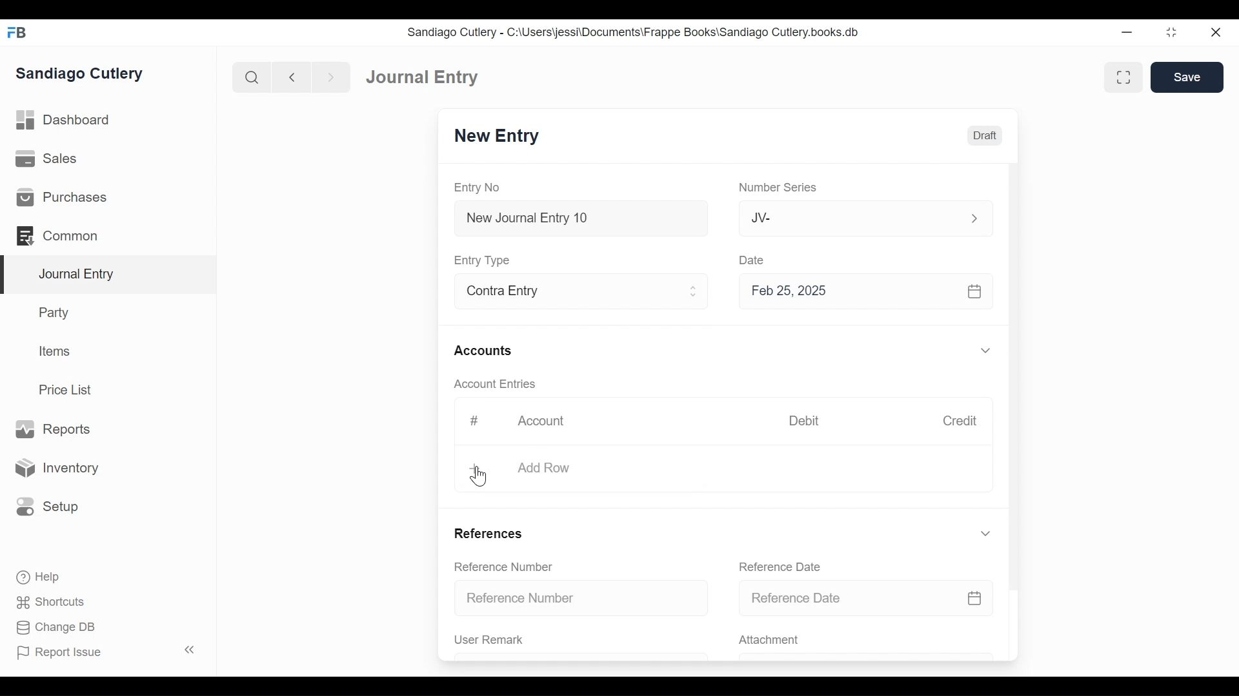  Describe the element at coordinates (52, 627) in the screenshot. I see `Change DB` at that location.